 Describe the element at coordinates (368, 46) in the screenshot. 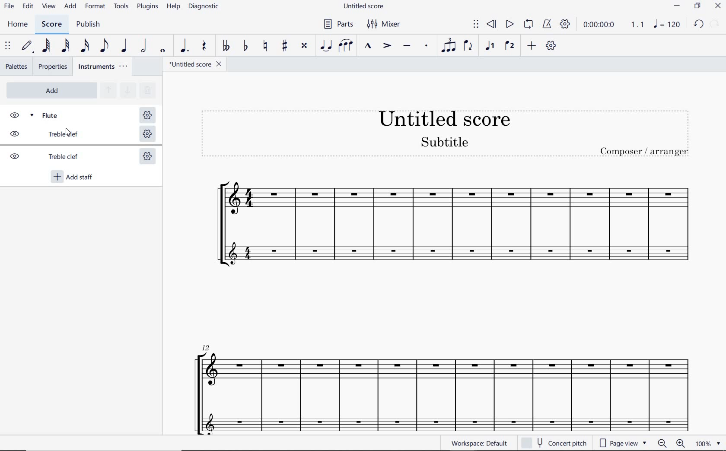

I see `MARCATO` at that location.